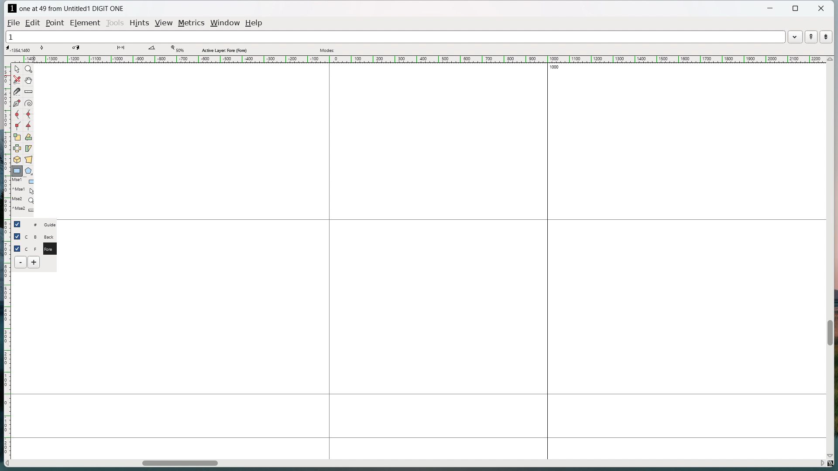 This screenshot has height=471, width=838. What do you see at coordinates (72, 9) in the screenshot?
I see `one at 49 from Untitled1 DIGIT ONE` at bounding box center [72, 9].